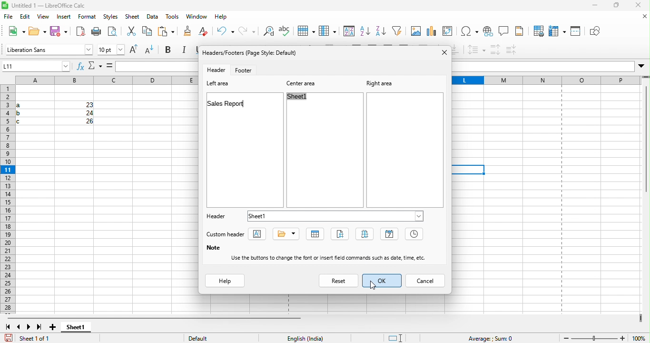 The width and height of the screenshot is (650, 343). What do you see at coordinates (153, 19) in the screenshot?
I see `data` at bounding box center [153, 19].